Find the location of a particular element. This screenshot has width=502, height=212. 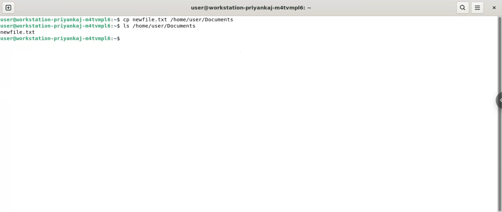

user@workstation-priyankaj-m4atvmpl6:~$ is located at coordinates (61, 39).